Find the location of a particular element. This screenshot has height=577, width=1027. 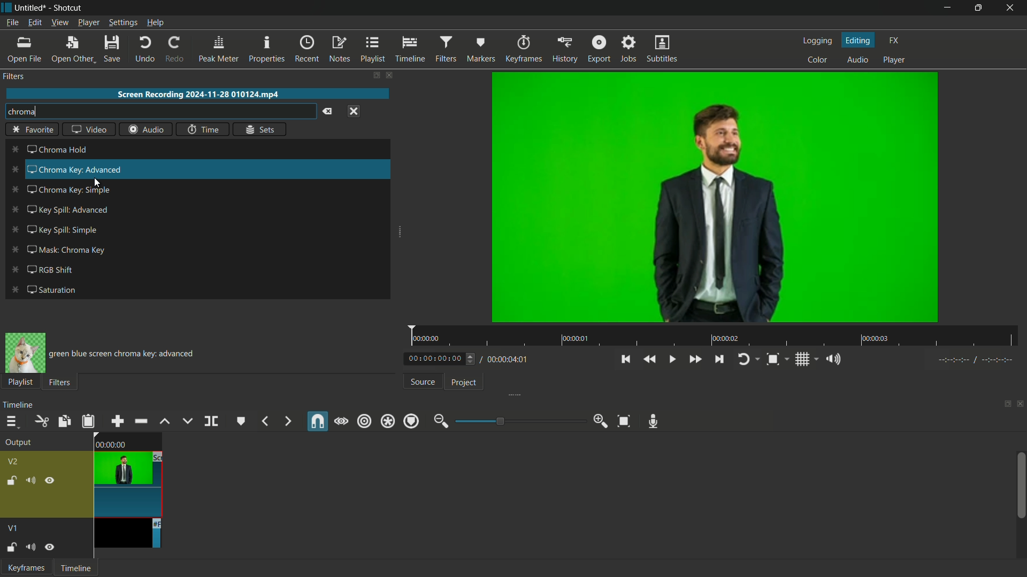

color is located at coordinates (817, 60).